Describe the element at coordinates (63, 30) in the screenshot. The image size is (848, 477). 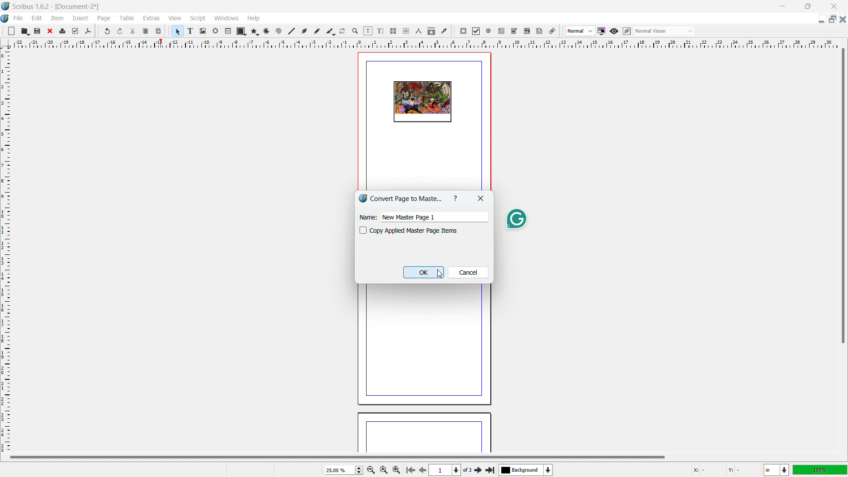
I see `print` at that location.